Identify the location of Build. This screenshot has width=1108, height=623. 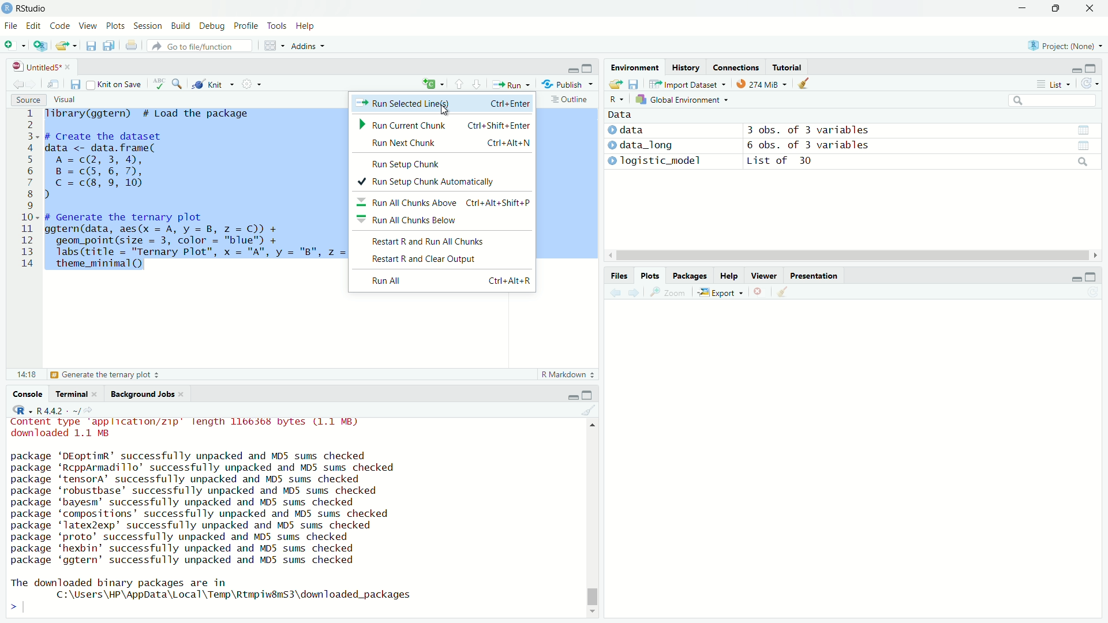
(178, 25).